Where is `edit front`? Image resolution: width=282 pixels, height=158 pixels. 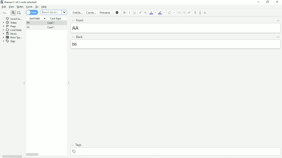 edit front is located at coordinates (176, 28).